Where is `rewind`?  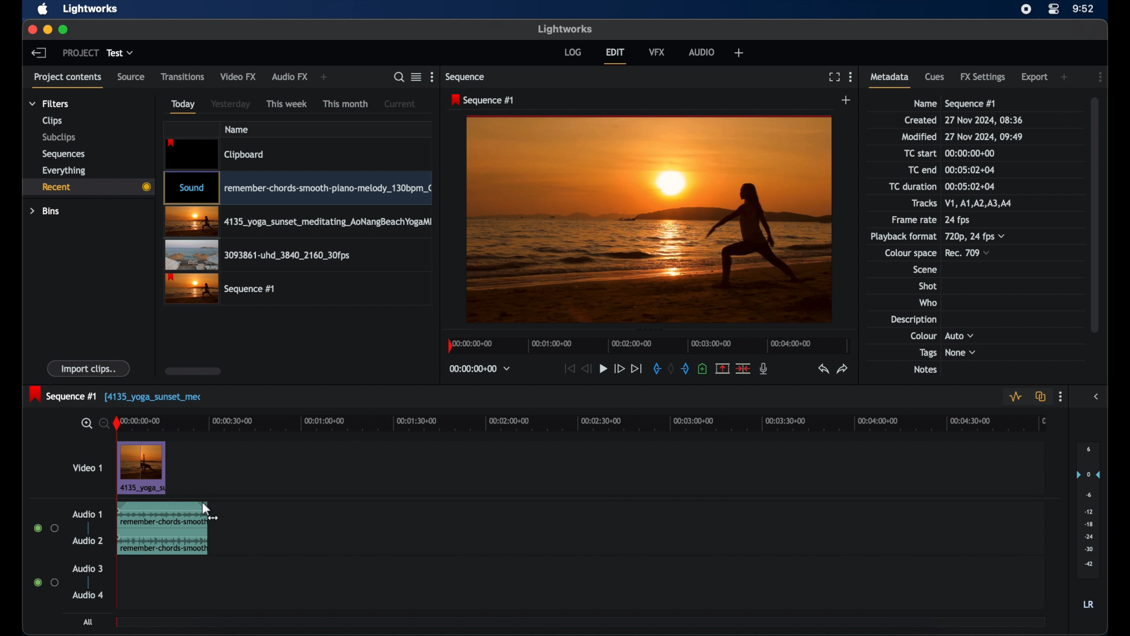
rewind is located at coordinates (586, 369).